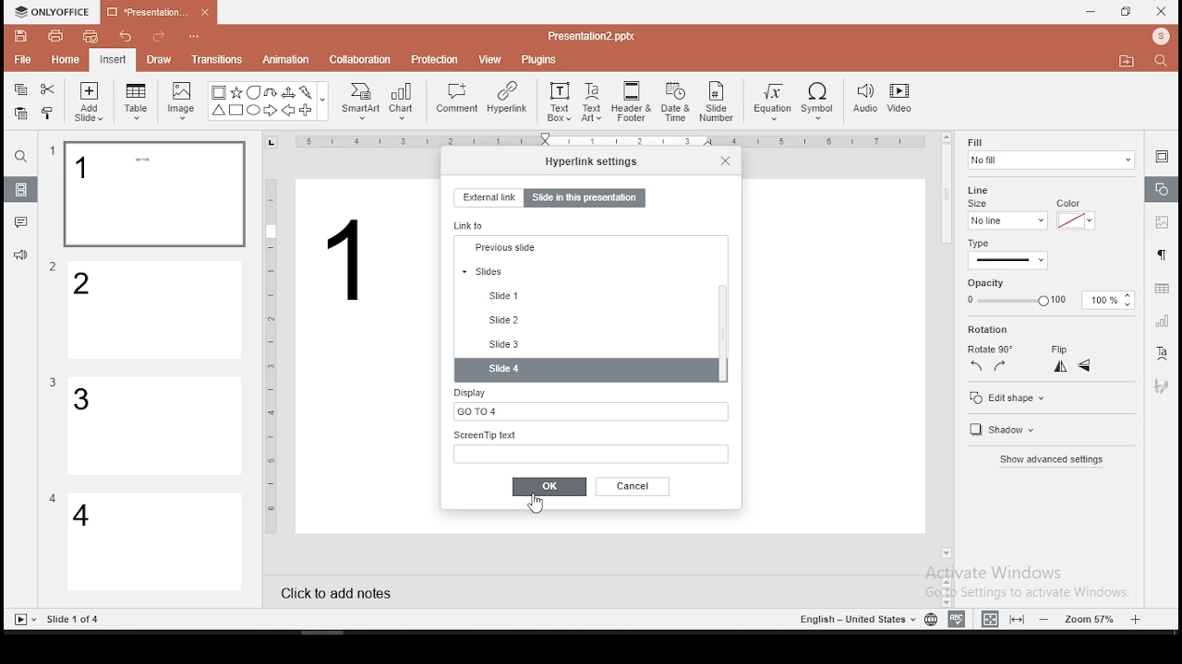 This screenshot has width=1182, height=664. What do you see at coordinates (585, 271) in the screenshot?
I see `last slide` at bounding box center [585, 271].